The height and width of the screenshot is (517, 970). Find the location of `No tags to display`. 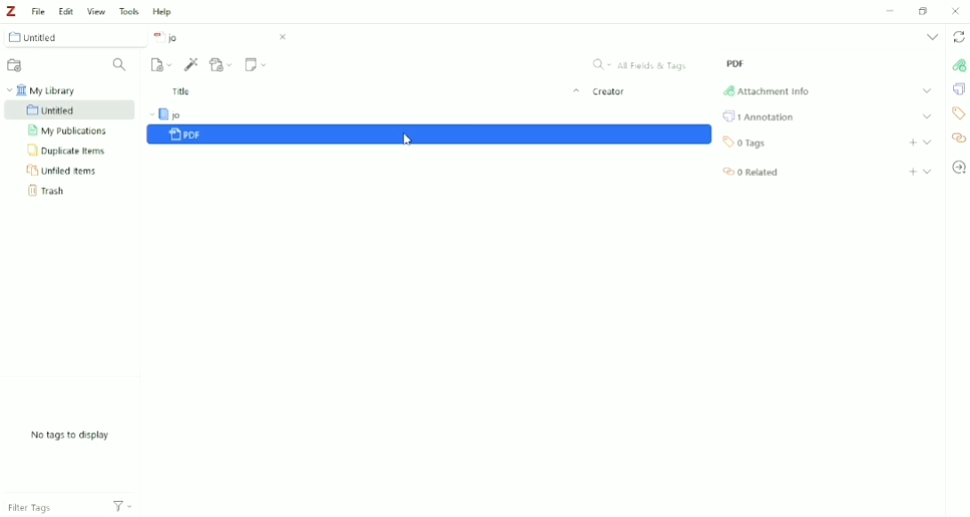

No tags to display is located at coordinates (69, 435).